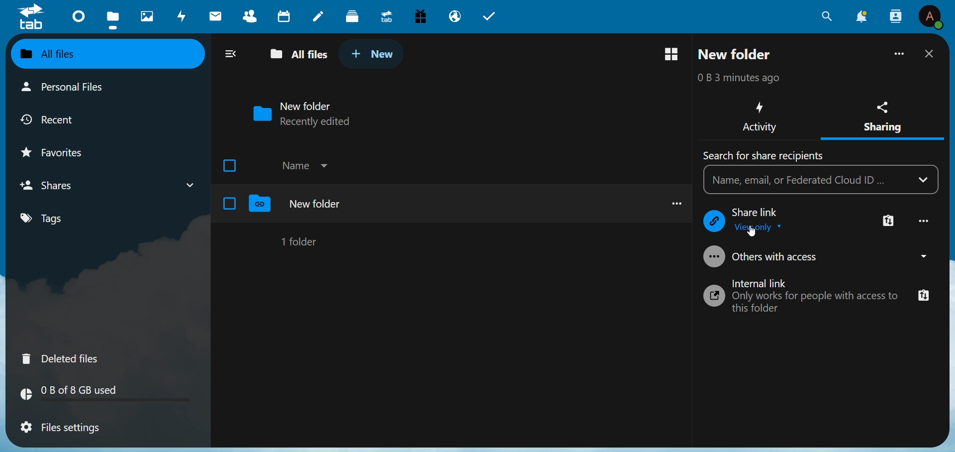  What do you see at coordinates (900, 53) in the screenshot?
I see ` More Options` at bounding box center [900, 53].